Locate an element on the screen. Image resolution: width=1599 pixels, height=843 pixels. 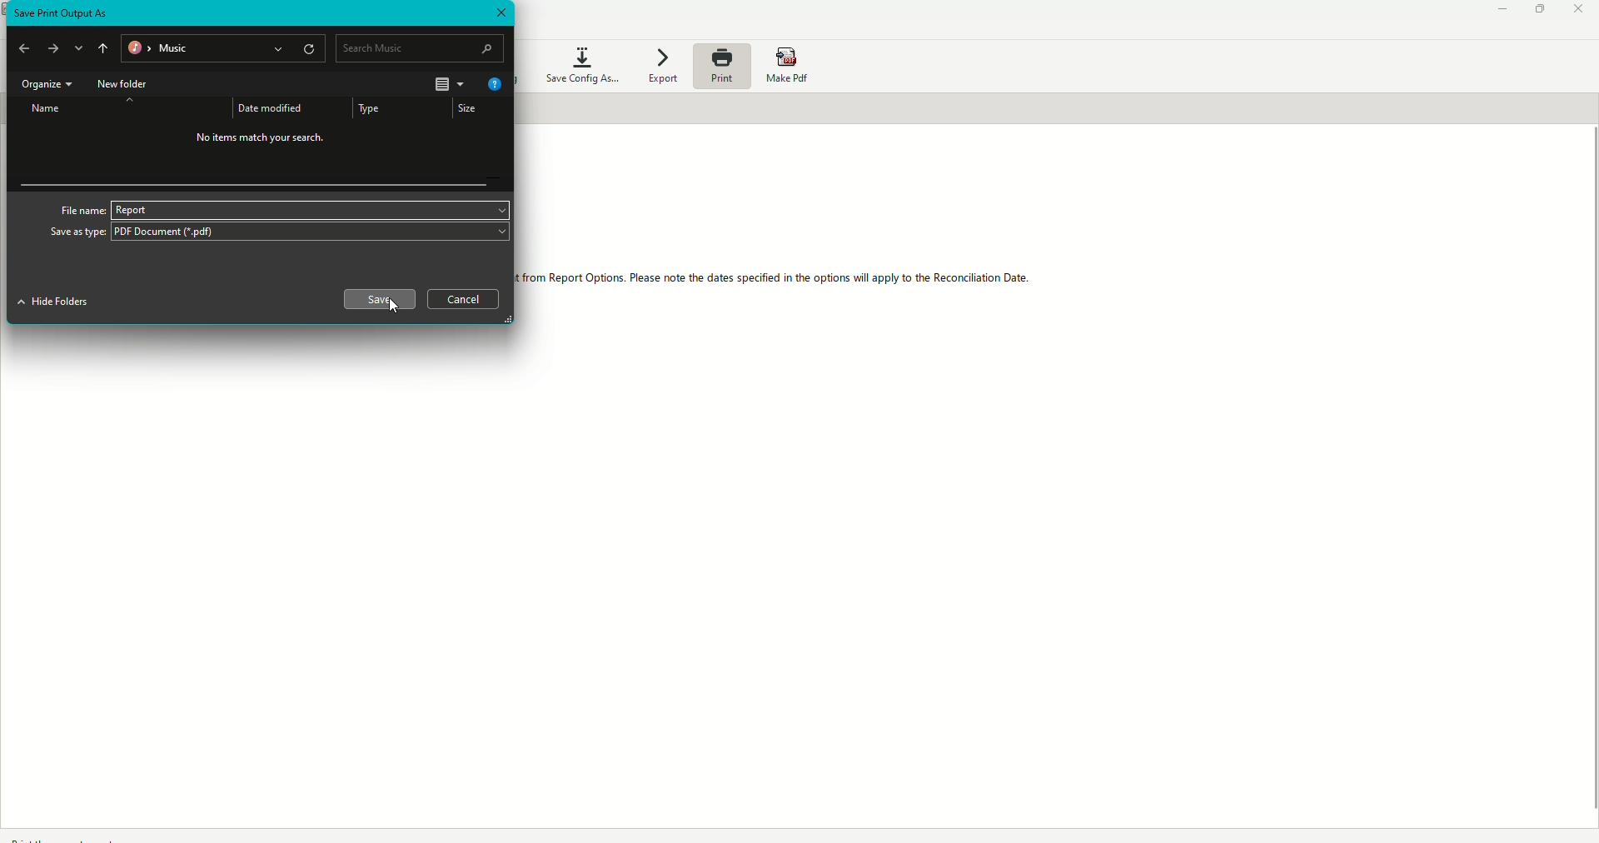
Export is located at coordinates (667, 66).